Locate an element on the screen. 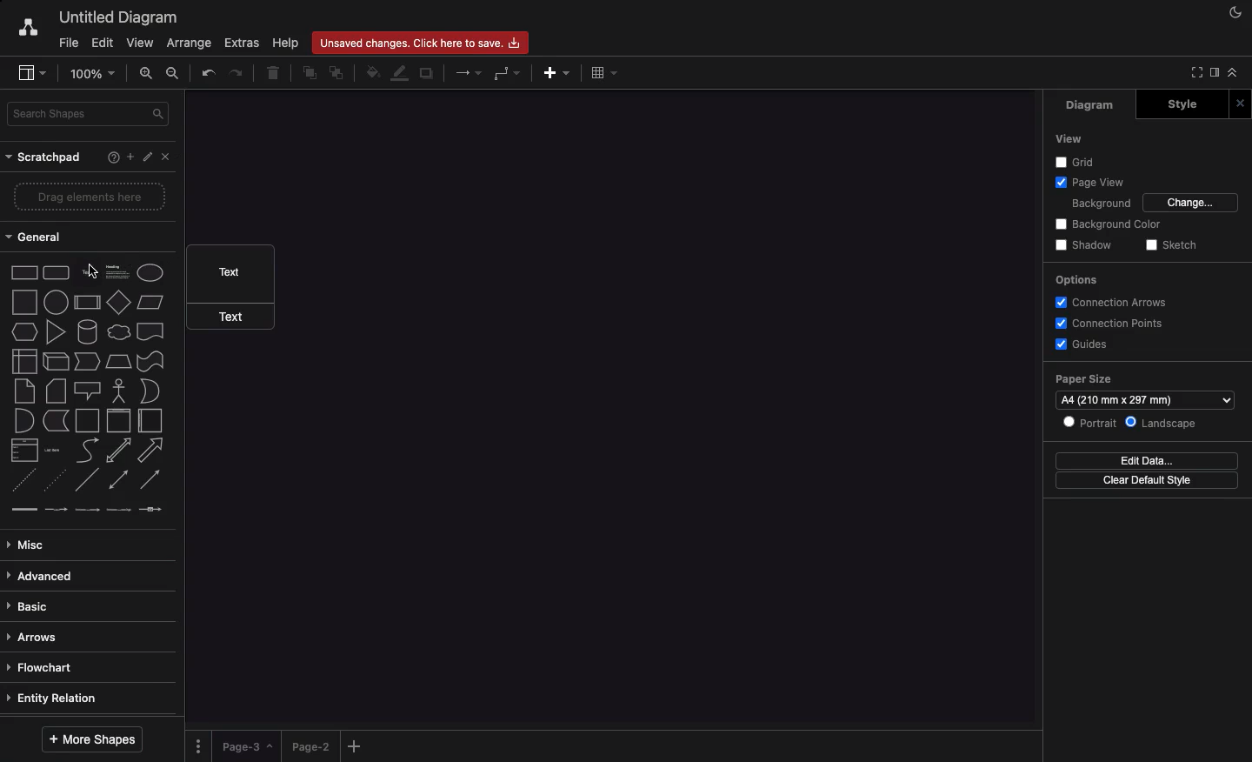 The width and height of the screenshot is (1252, 762). diamond is located at coordinates (119, 301).